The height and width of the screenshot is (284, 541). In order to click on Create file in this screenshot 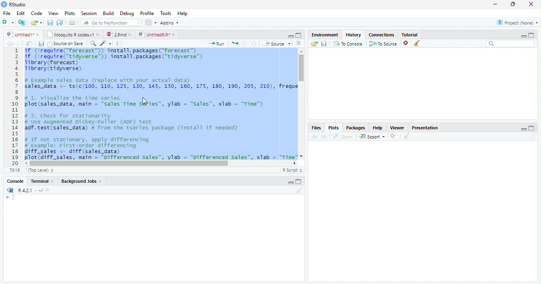, I will do `click(8, 23)`.